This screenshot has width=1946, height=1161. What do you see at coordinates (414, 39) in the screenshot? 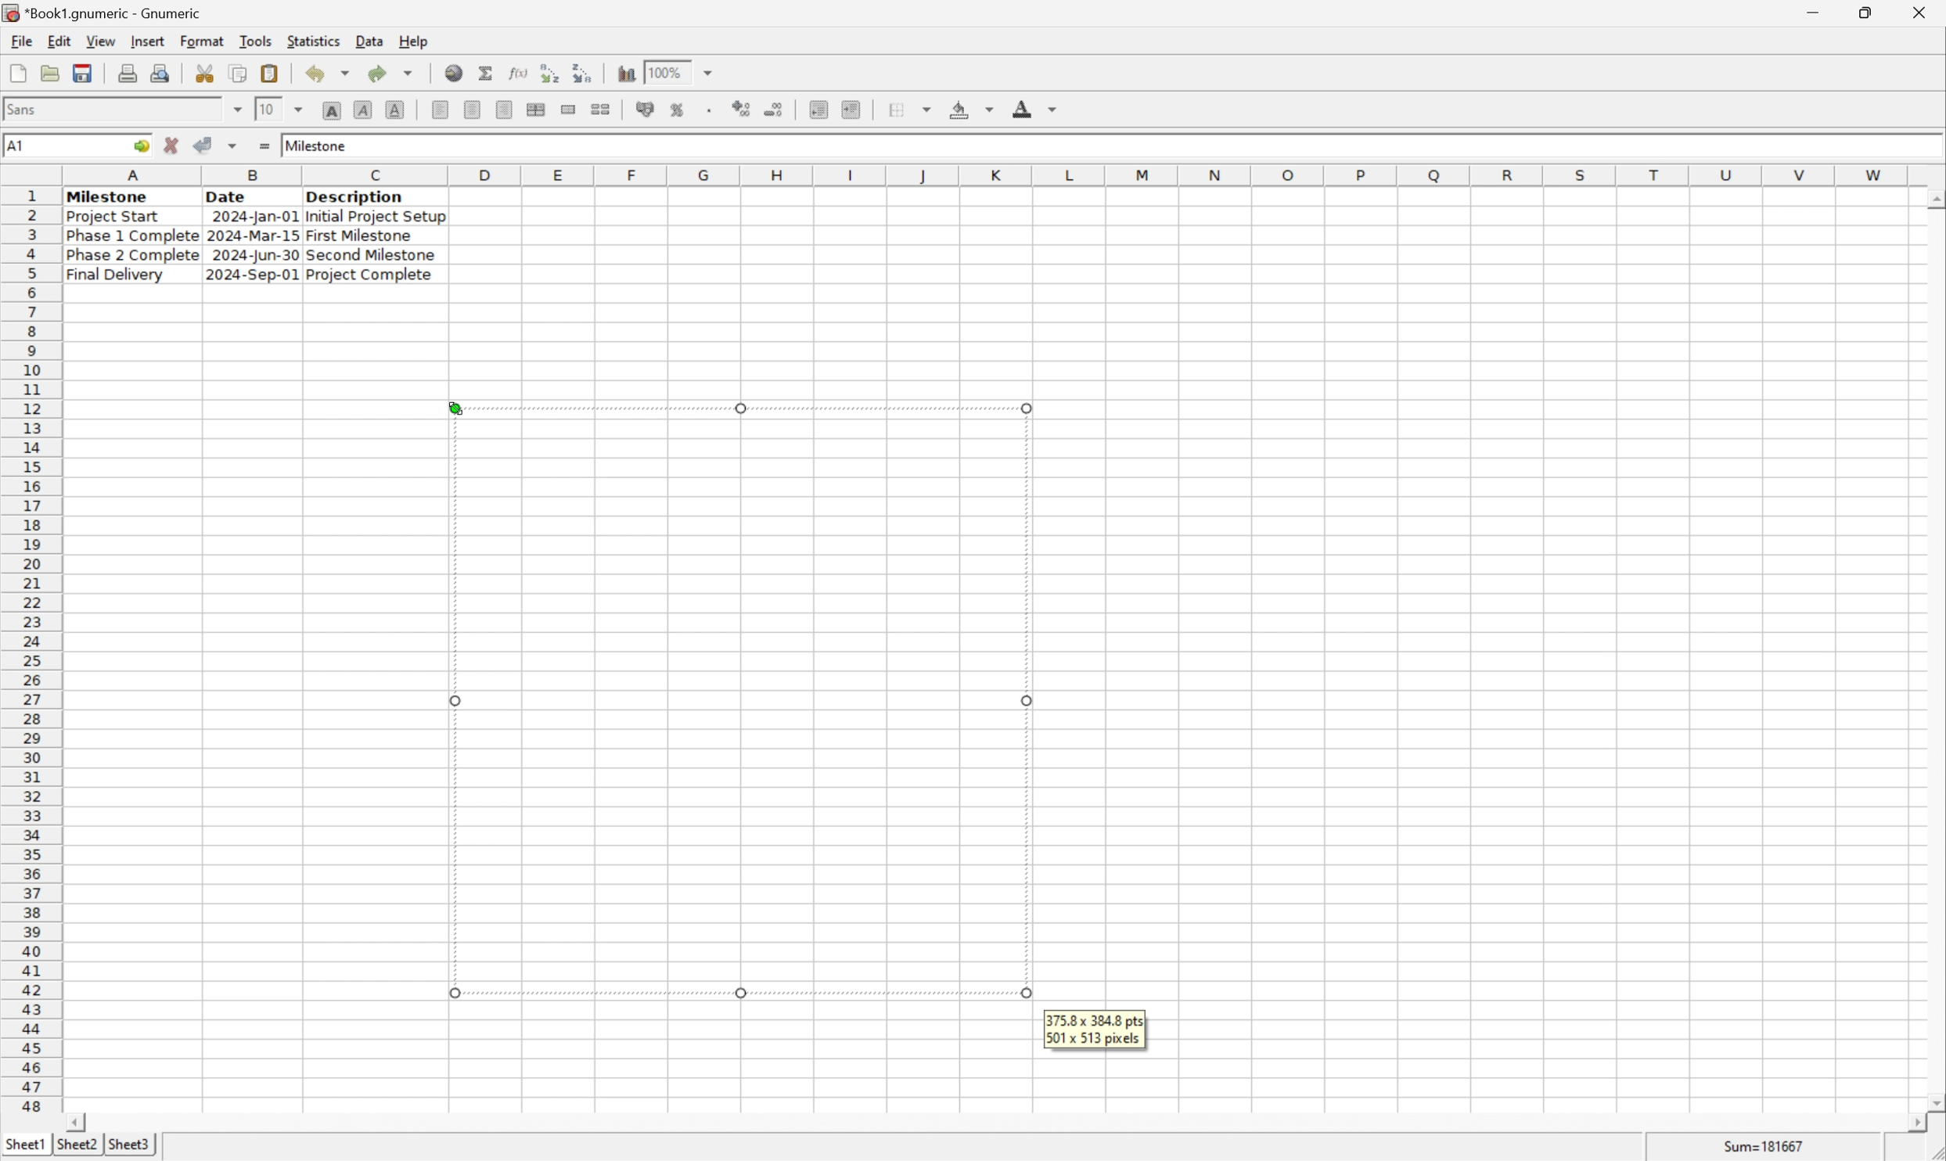
I see `help` at bounding box center [414, 39].